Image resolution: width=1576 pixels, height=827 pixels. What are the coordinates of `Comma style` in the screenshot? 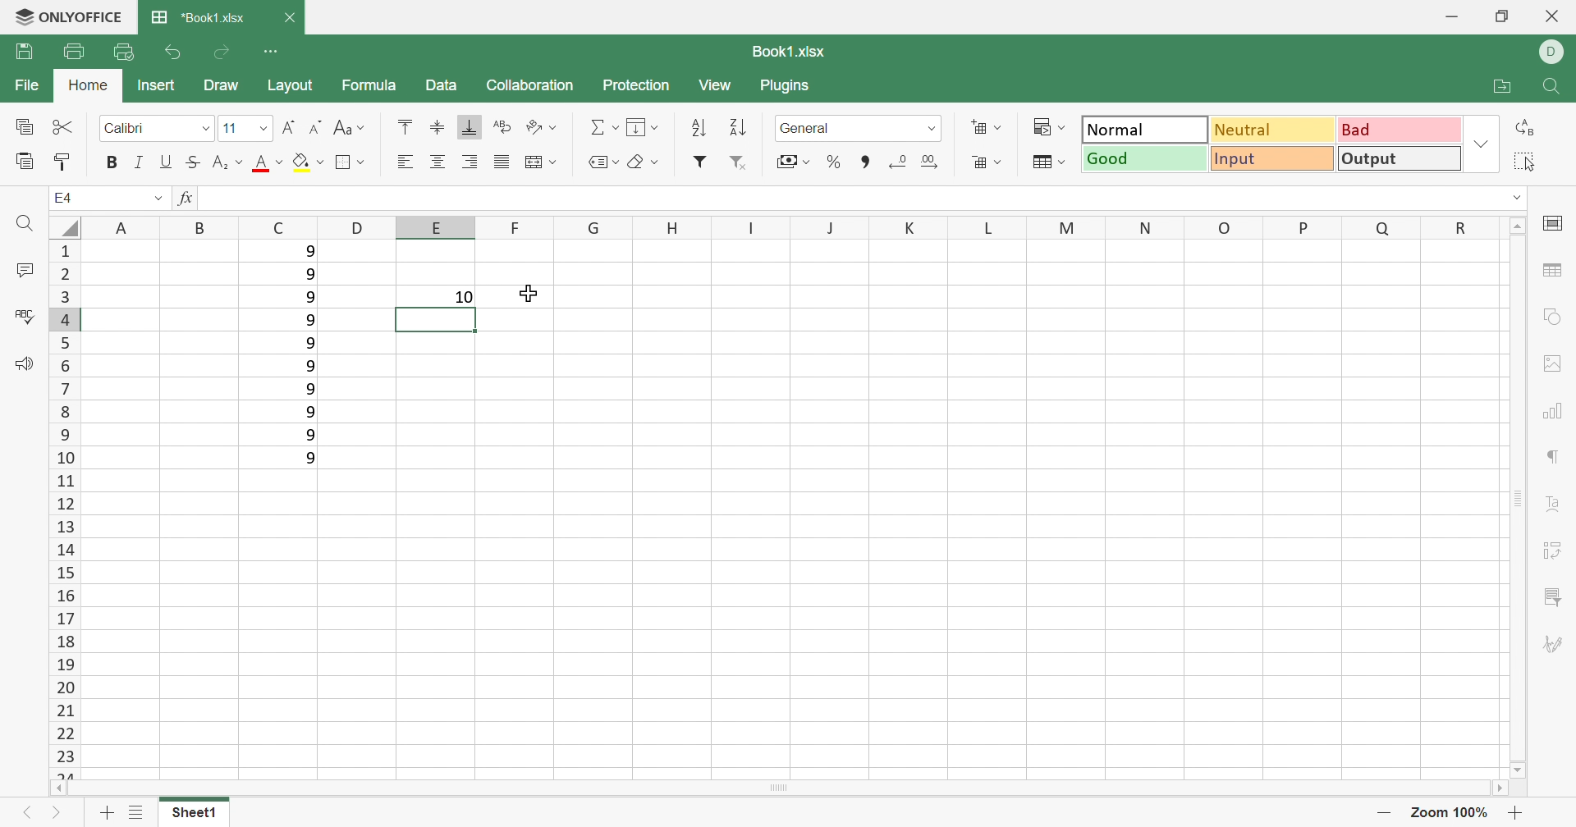 It's located at (864, 160).